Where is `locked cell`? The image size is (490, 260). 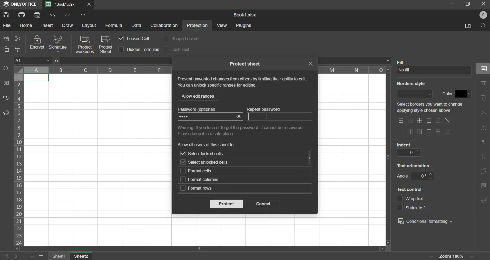 locked cell is located at coordinates (138, 38).